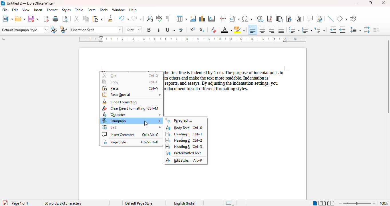  Describe the element at coordinates (3, 3) in the screenshot. I see `logo` at that location.